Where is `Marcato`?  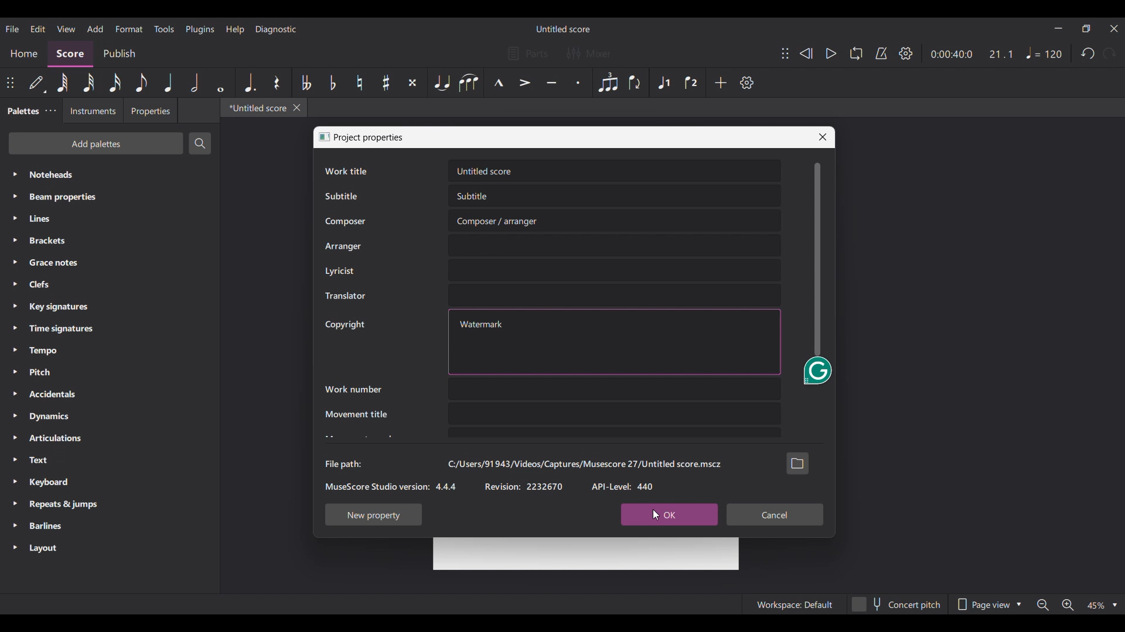 Marcato is located at coordinates (499, 83).